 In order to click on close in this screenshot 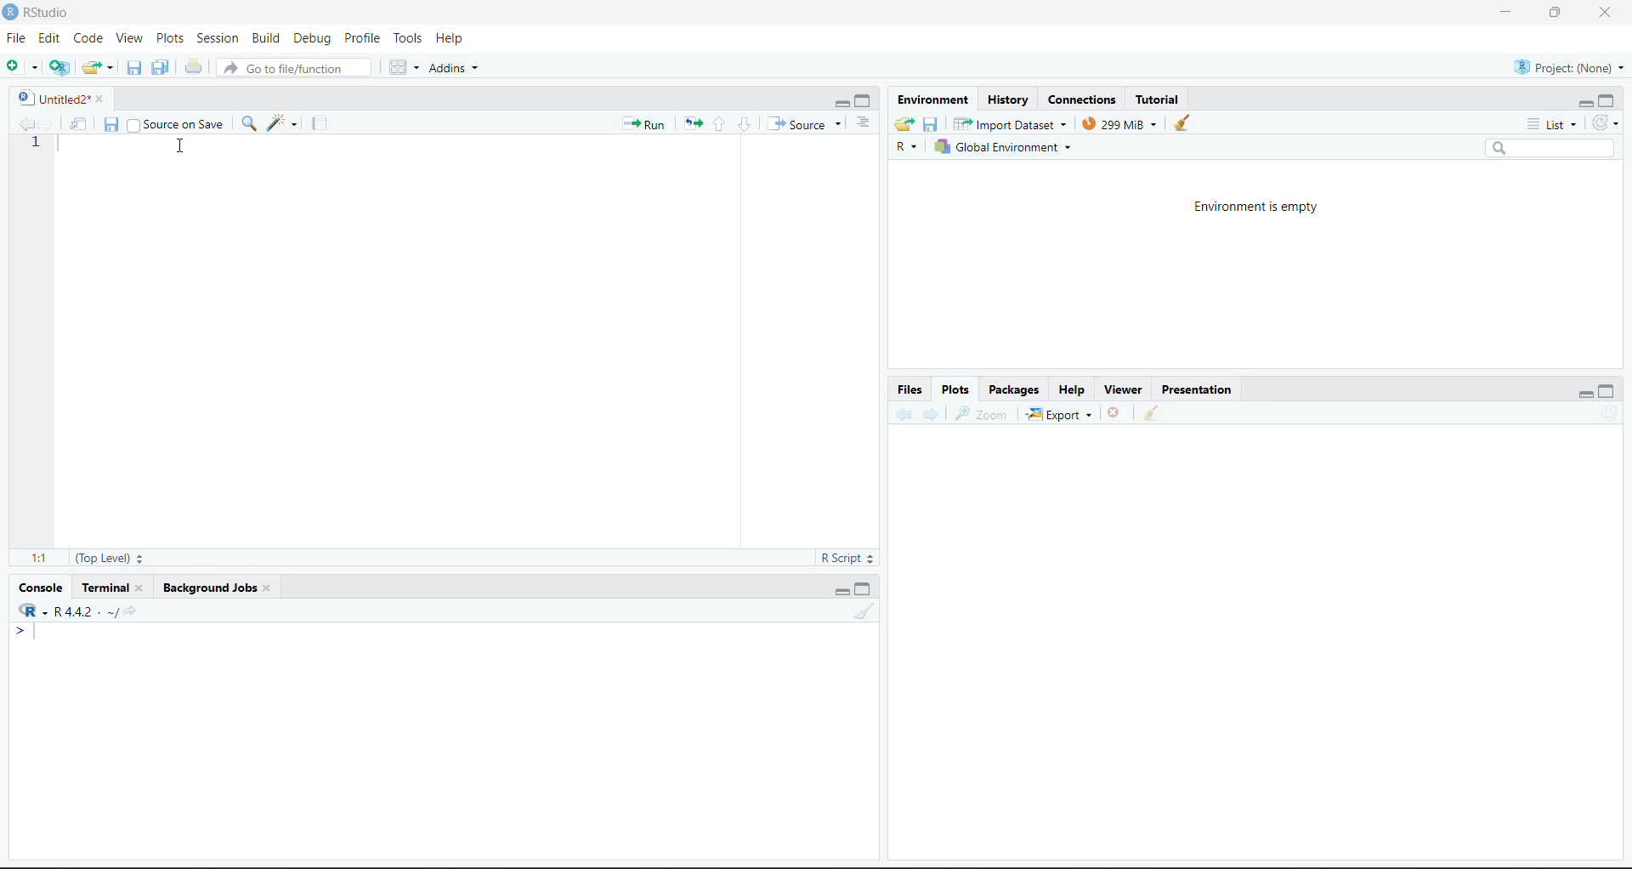, I will do `click(143, 588)`.